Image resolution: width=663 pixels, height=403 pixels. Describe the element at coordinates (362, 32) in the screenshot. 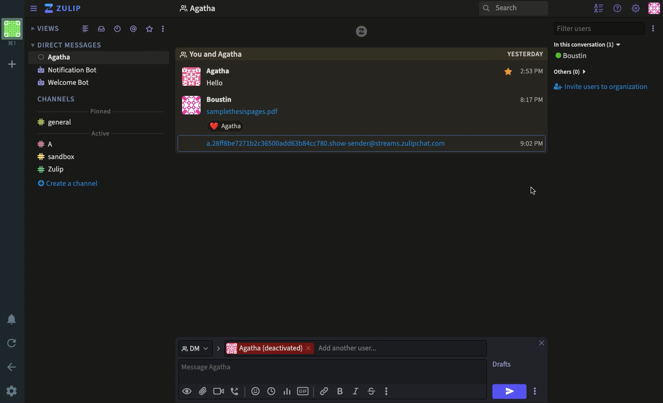

I see `zulip logo` at that location.